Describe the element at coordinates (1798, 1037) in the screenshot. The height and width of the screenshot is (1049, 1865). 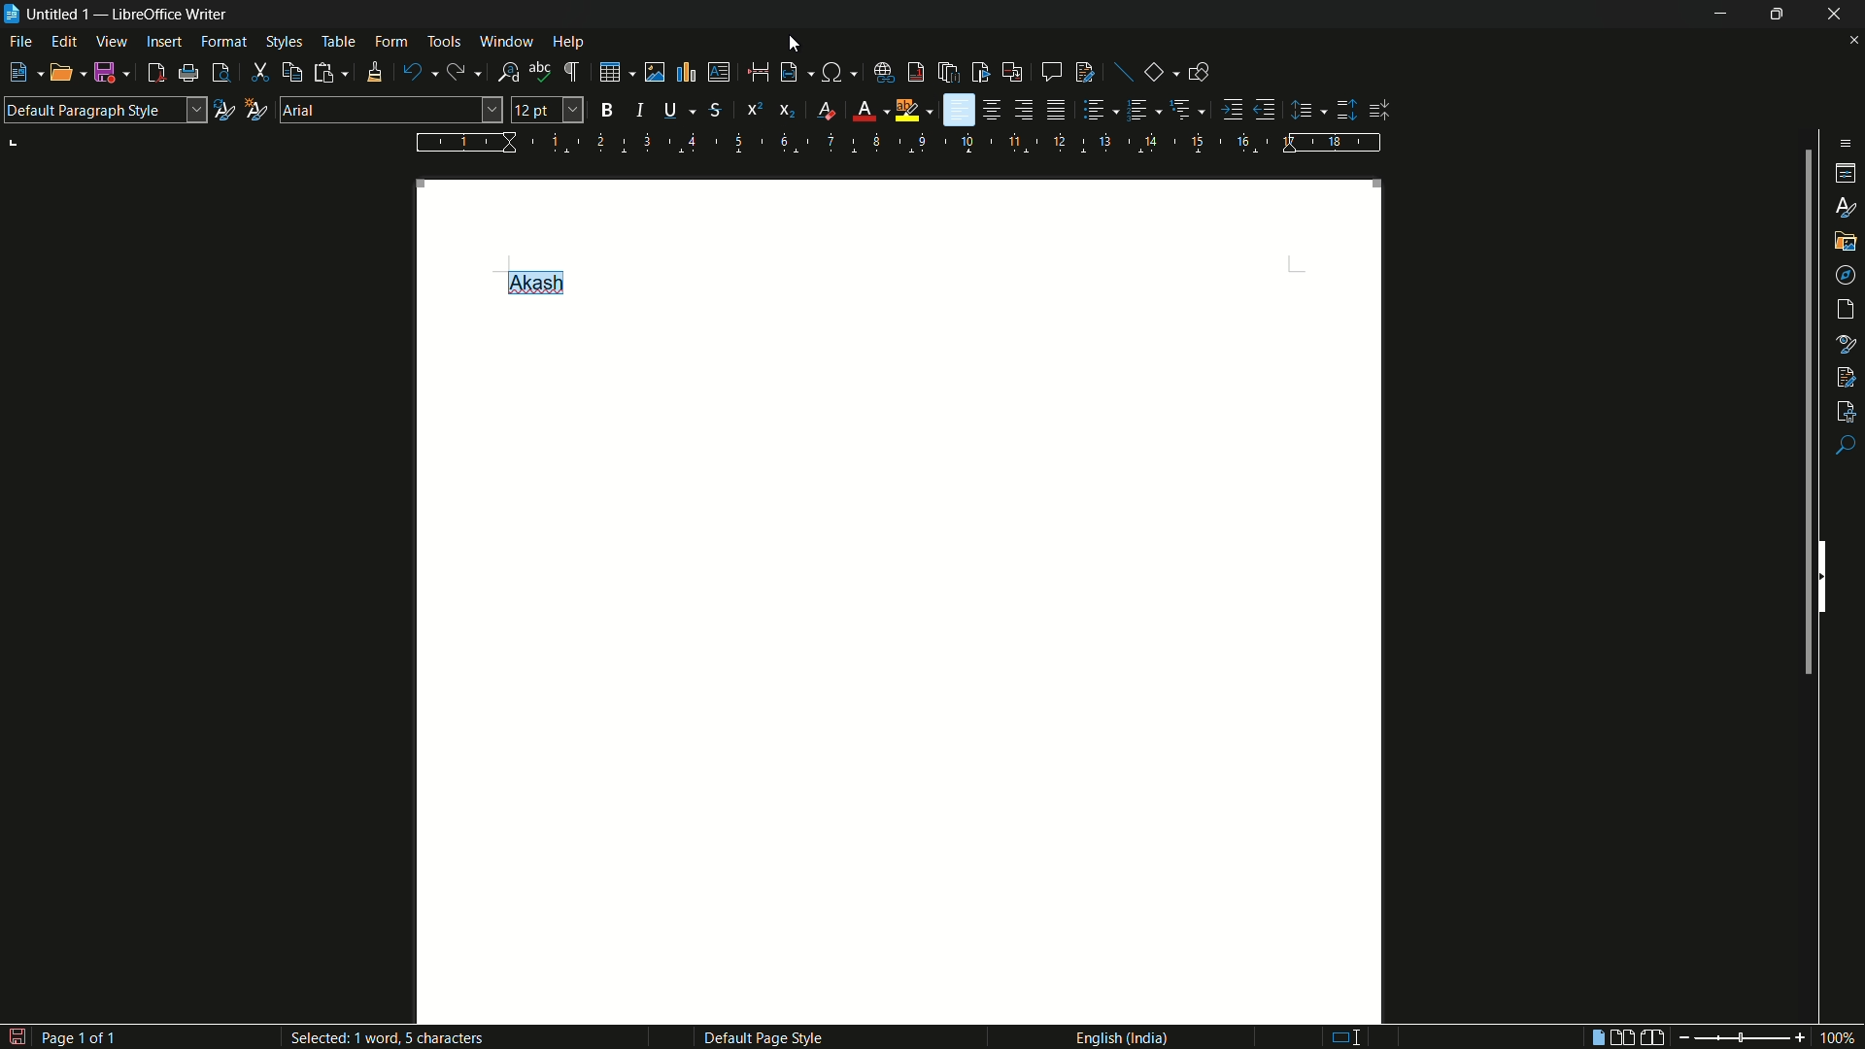
I see `zoom in` at that location.